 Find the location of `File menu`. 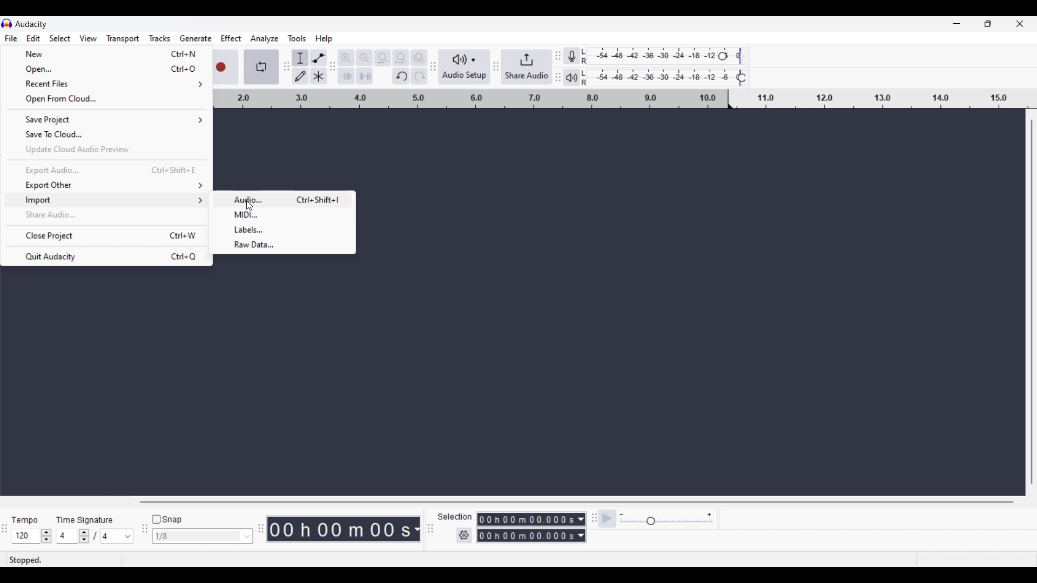

File menu is located at coordinates (11, 38).